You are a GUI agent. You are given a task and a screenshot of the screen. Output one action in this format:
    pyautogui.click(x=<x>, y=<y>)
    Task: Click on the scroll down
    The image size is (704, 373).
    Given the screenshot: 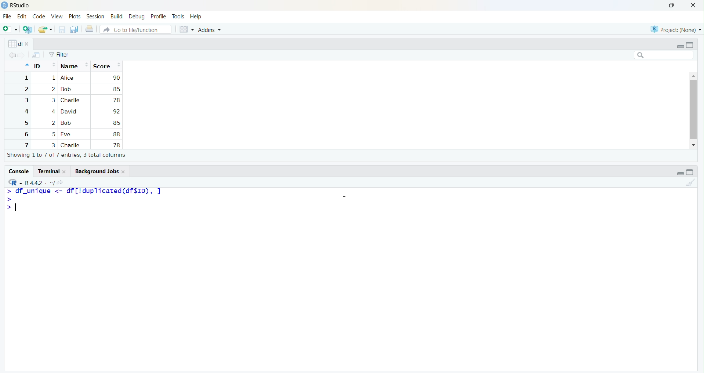 What is the action you would take?
    pyautogui.click(x=694, y=145)
    